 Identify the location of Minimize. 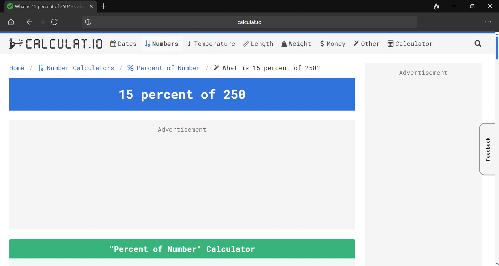
(455, 6).